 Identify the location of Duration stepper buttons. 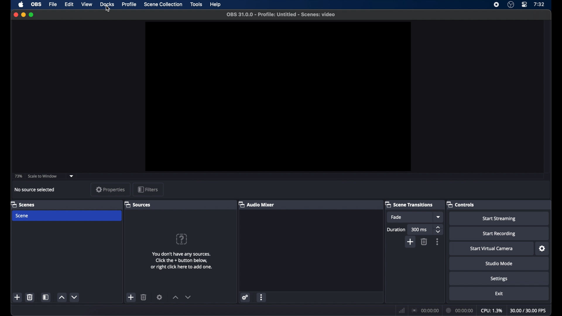
(438, 230).